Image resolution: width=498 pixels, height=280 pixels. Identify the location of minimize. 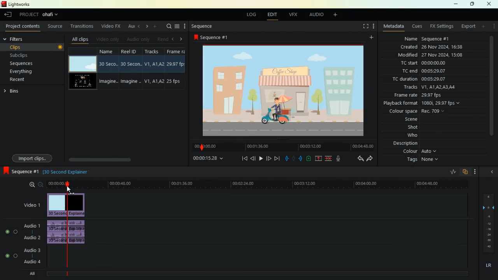
(457, 4).